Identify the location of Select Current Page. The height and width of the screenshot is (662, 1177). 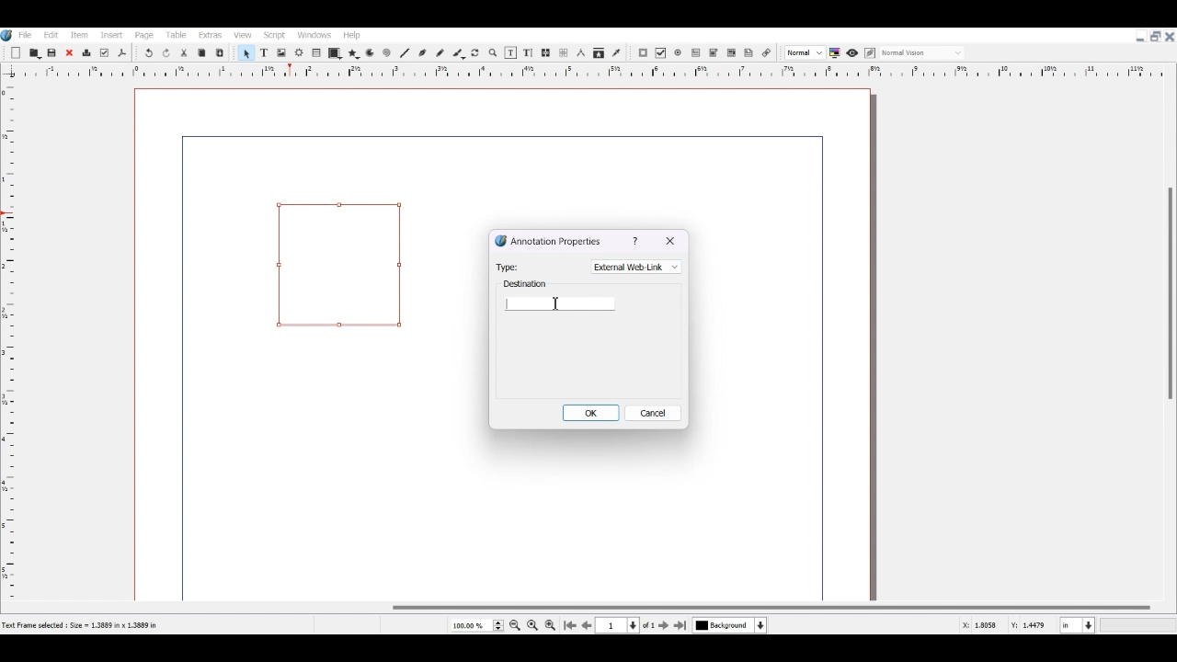
(476, 625).